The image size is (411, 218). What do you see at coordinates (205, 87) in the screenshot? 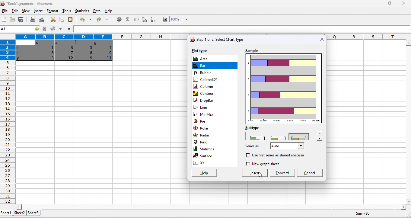
I see `column` at bounding box center [205, 87].